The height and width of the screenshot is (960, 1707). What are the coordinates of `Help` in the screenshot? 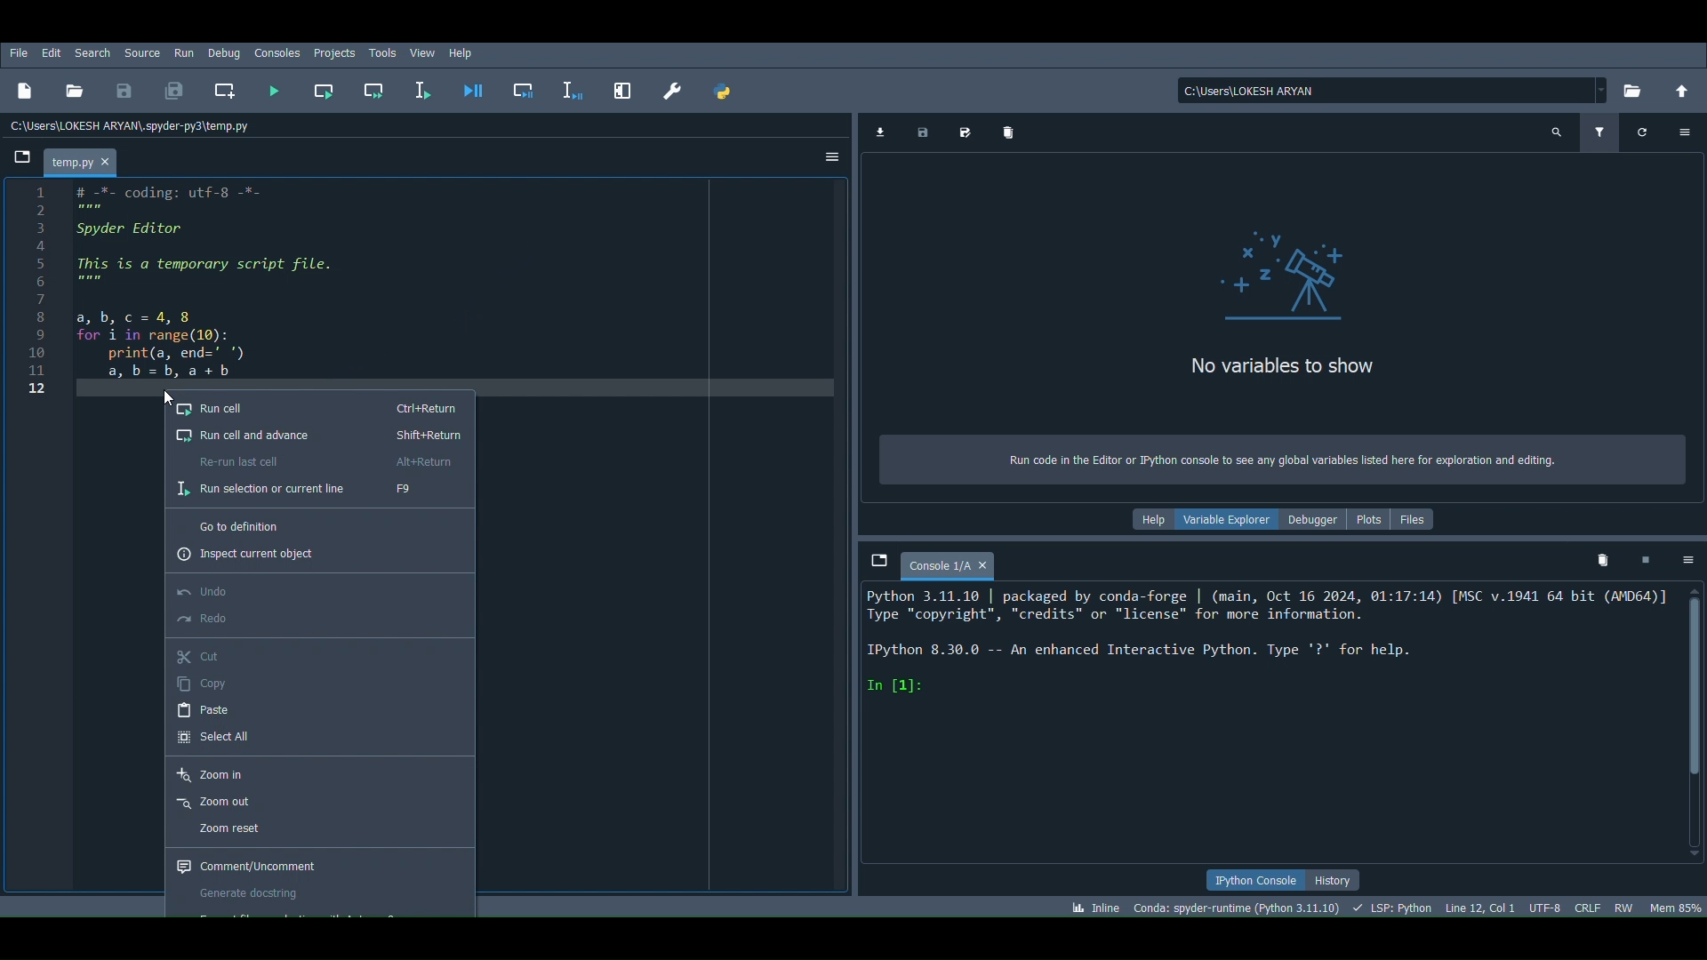 It's located at (461, 52).